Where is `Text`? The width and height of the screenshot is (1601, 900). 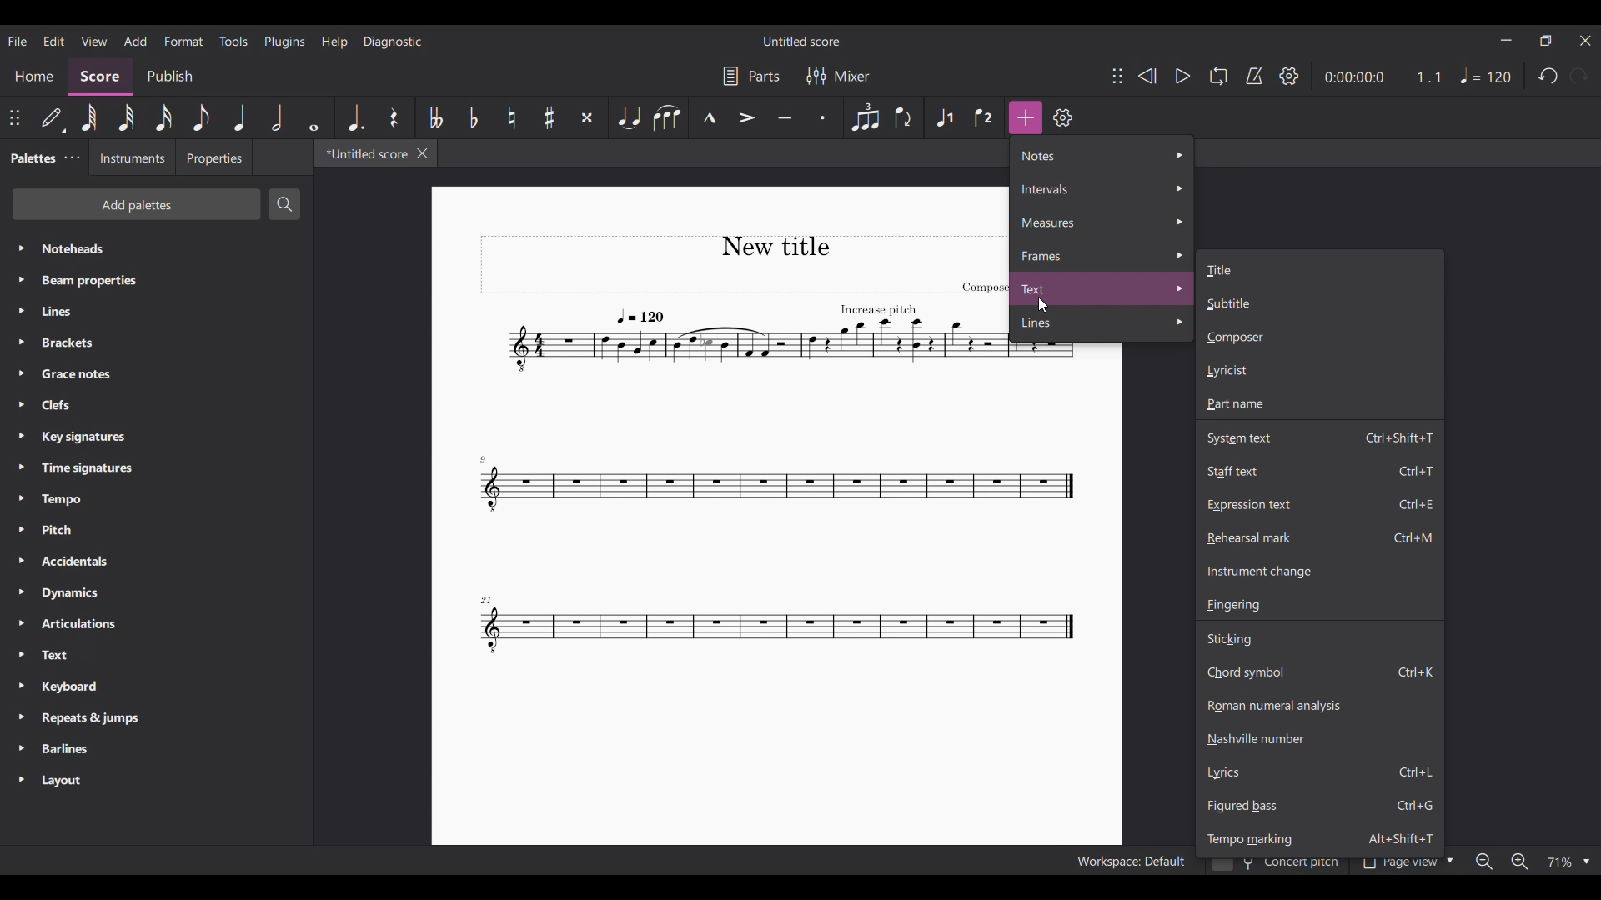 Text is located at coordinates (156, 656).